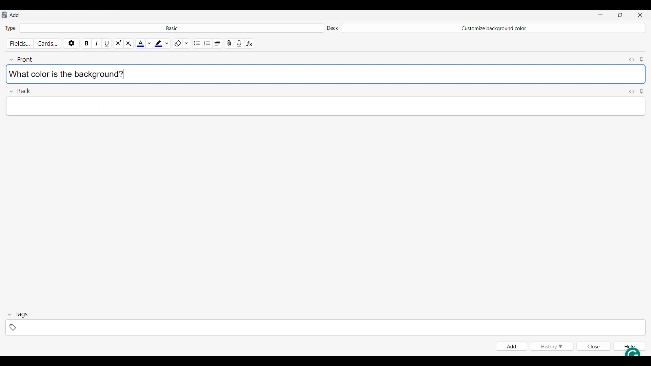 The width and height of the screenshot is (651, 366). What do you see at coordinates (119, 42) in the screenshot?
I see `Super script` at bounding box center [119, 42].